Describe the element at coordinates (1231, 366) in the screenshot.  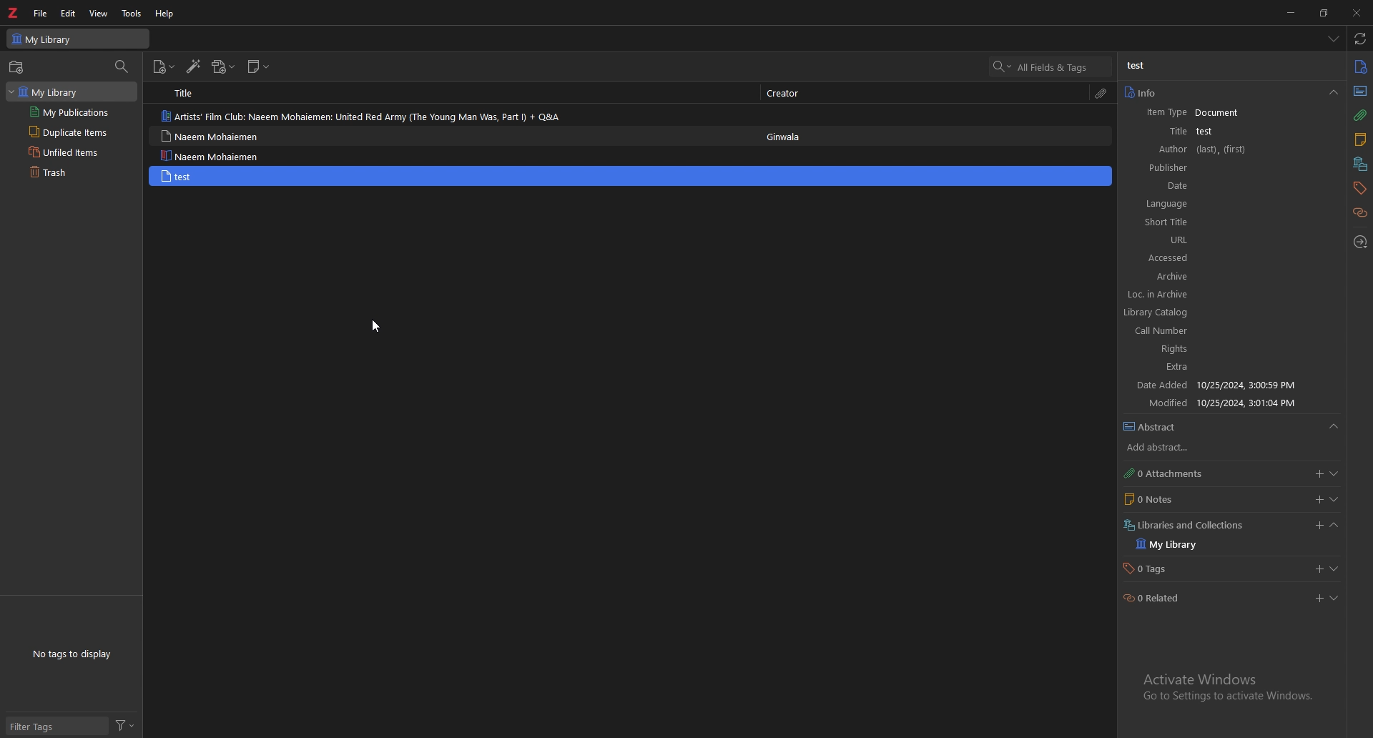
I see `extra input` at that location.